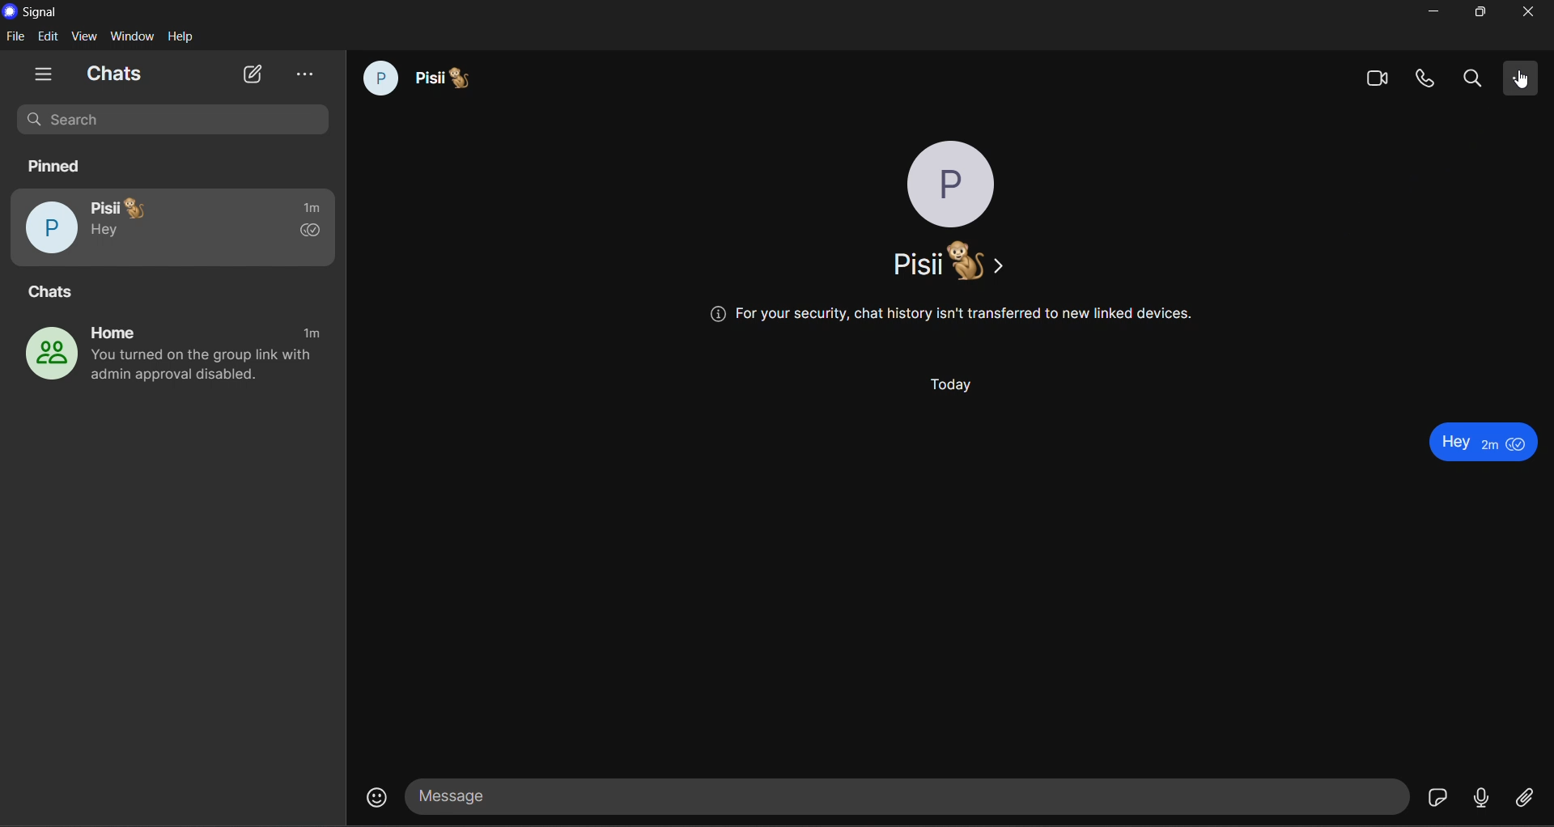 The width and height of the screenshot is (1554, 827). I want to click on view archive, so click(306, 74).